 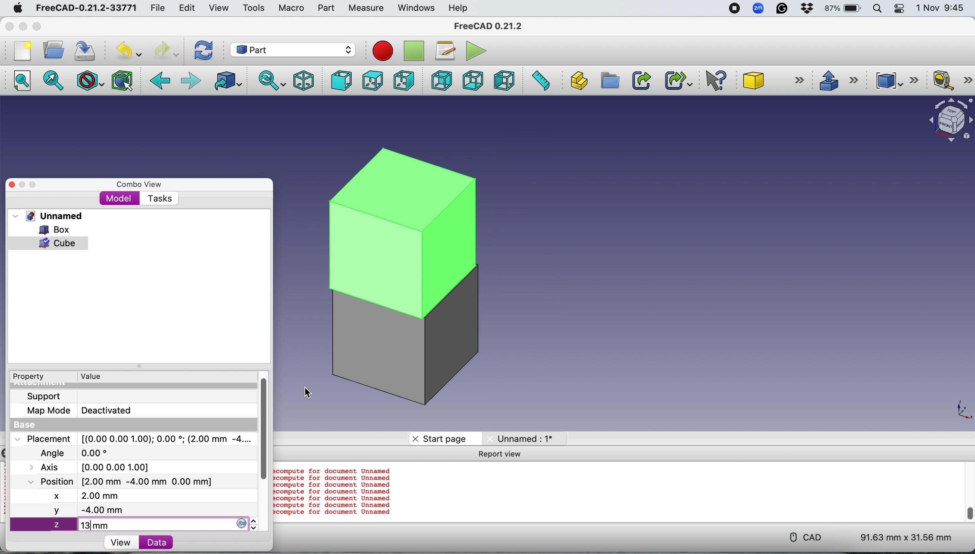 I want to click on Edit, so click(x=185, y=8).